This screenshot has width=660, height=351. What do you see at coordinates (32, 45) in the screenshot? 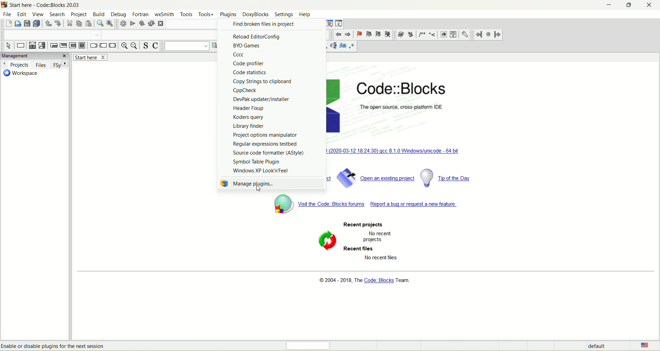
I see `decision` at bounding box center [32, 45].